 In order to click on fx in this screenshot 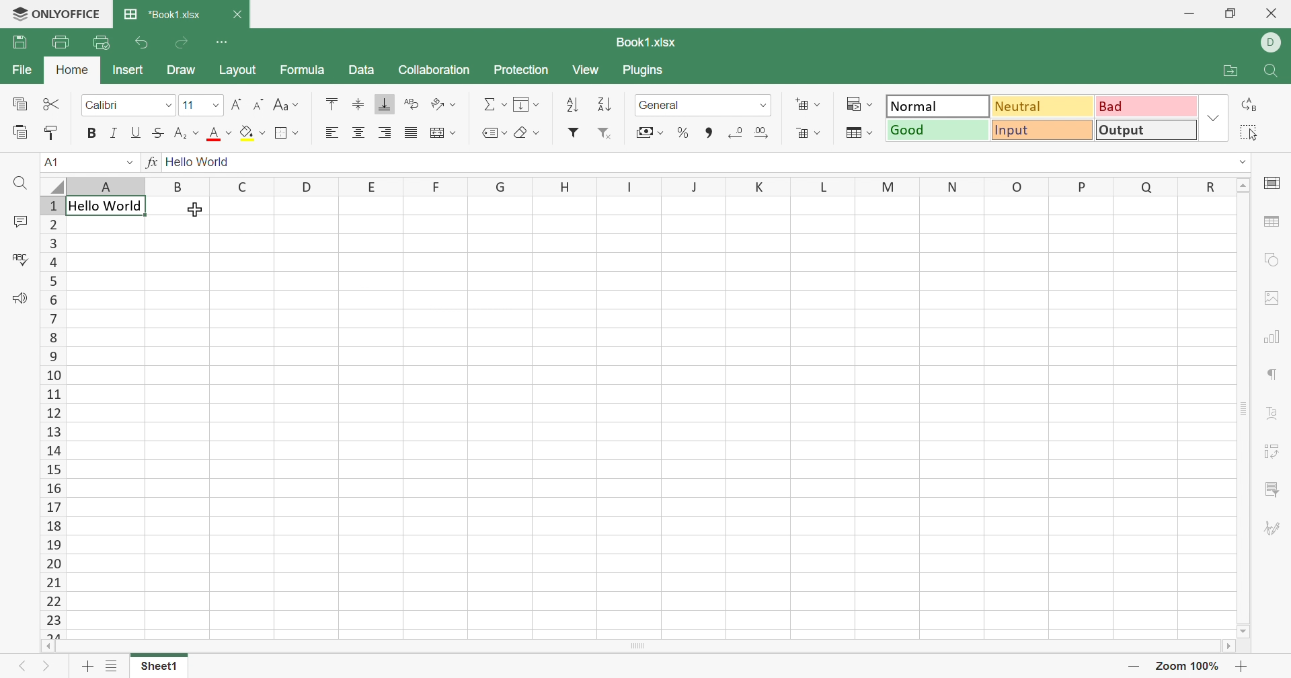, I will do `click(151, 163)`.